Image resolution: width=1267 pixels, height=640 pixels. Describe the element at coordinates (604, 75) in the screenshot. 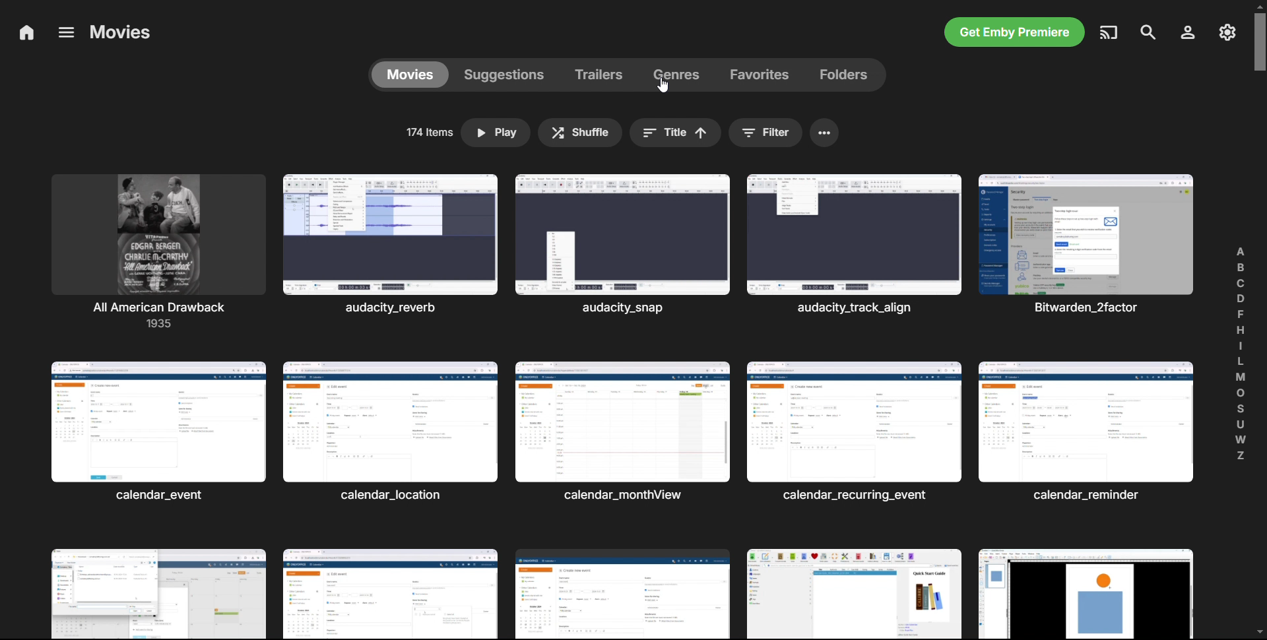

I see `trailers` at that location.